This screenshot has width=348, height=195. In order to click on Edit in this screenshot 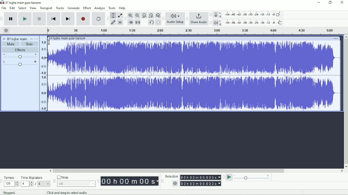, I will do `click(12, 8)`.